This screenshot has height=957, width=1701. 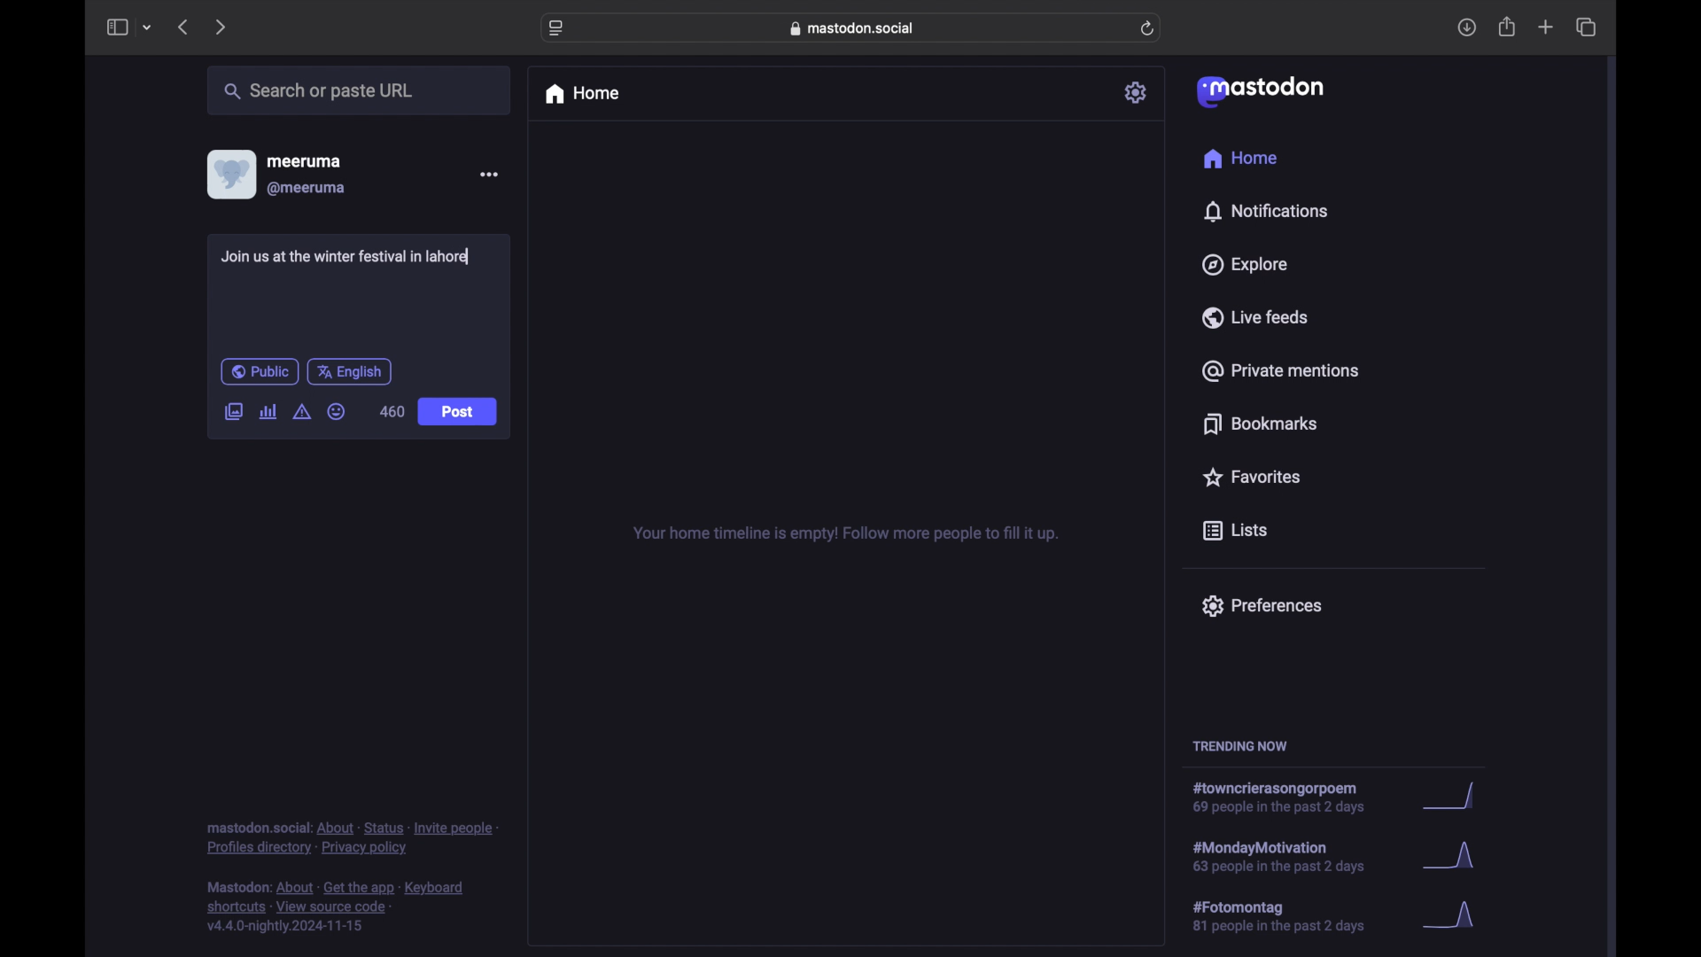 What do you see at coordinates (1261, 604) in the screenshot?
I see `preferences` at bounding box center [1261, 604].